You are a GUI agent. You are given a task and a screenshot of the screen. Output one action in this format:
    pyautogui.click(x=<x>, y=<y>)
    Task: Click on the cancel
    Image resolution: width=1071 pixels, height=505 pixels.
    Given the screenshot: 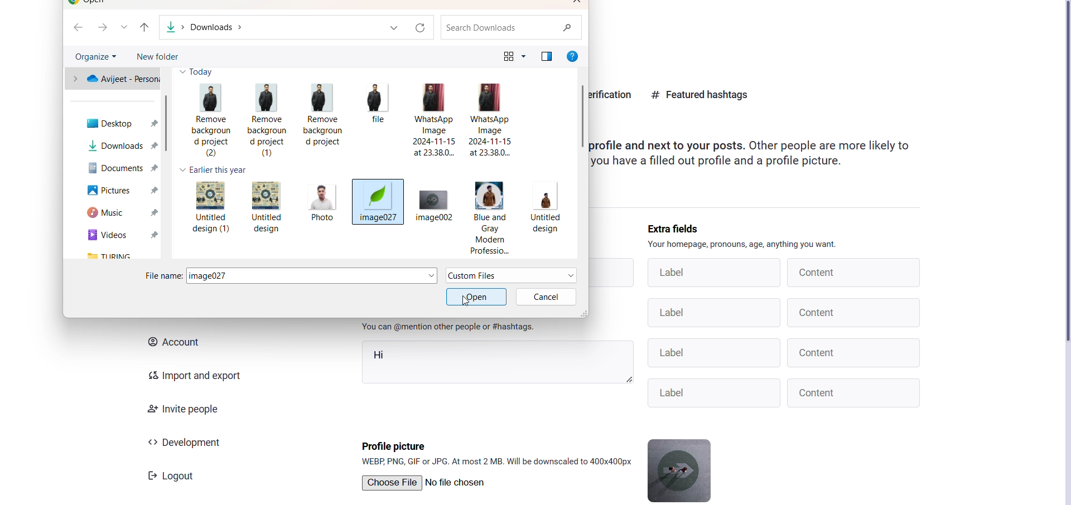 What is the action you would take?
    pyautogui.click(x=547, y=297)
    